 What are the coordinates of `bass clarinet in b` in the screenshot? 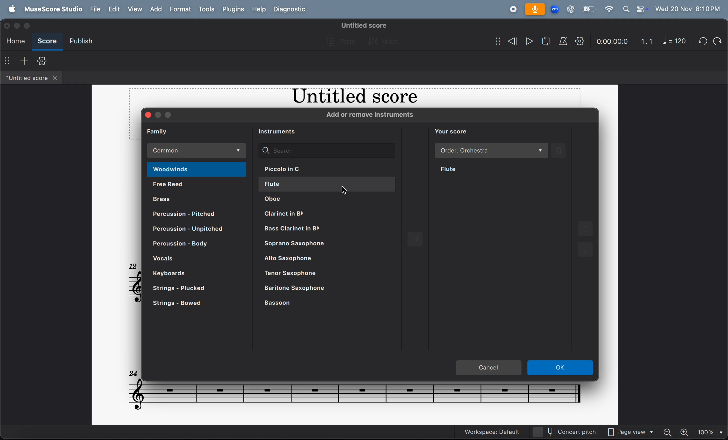 It's located at (327, 231).